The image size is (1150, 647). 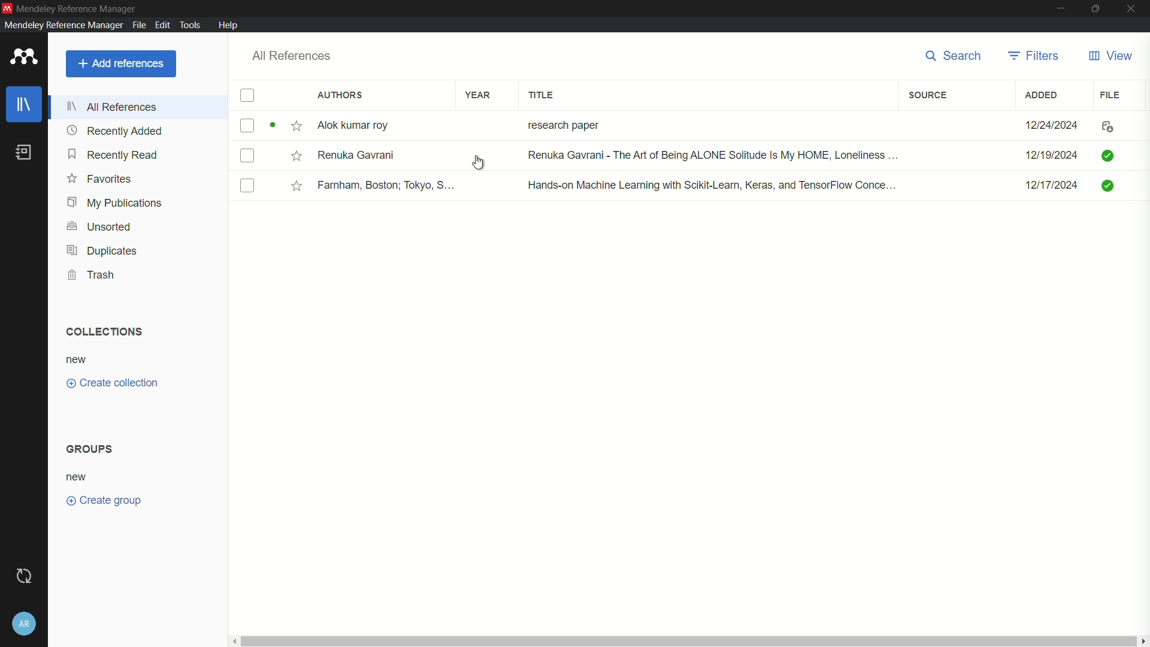 I want to click on unsorted, so click(x=101, y=227).